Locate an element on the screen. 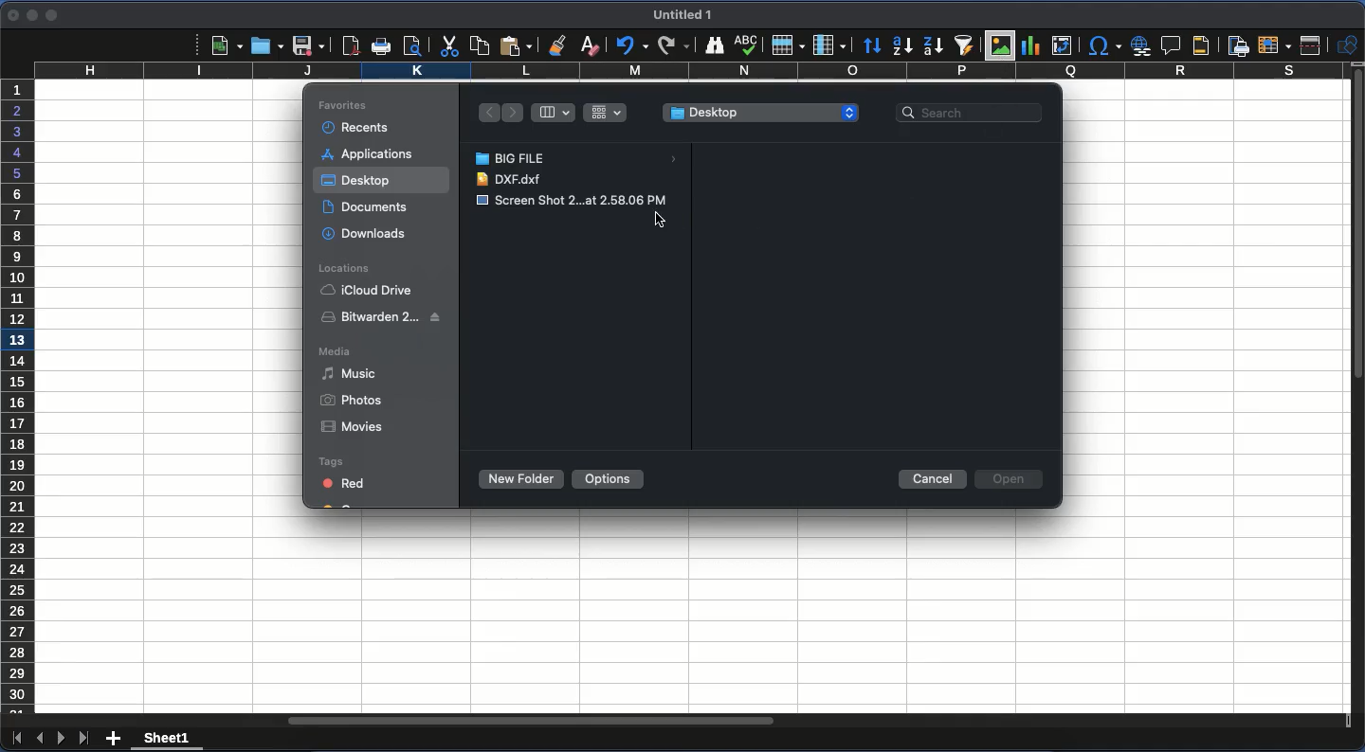 Image resolution: width=1365 pixels, height=752 pixels. pivot table is located at coordinates (1061, 45).